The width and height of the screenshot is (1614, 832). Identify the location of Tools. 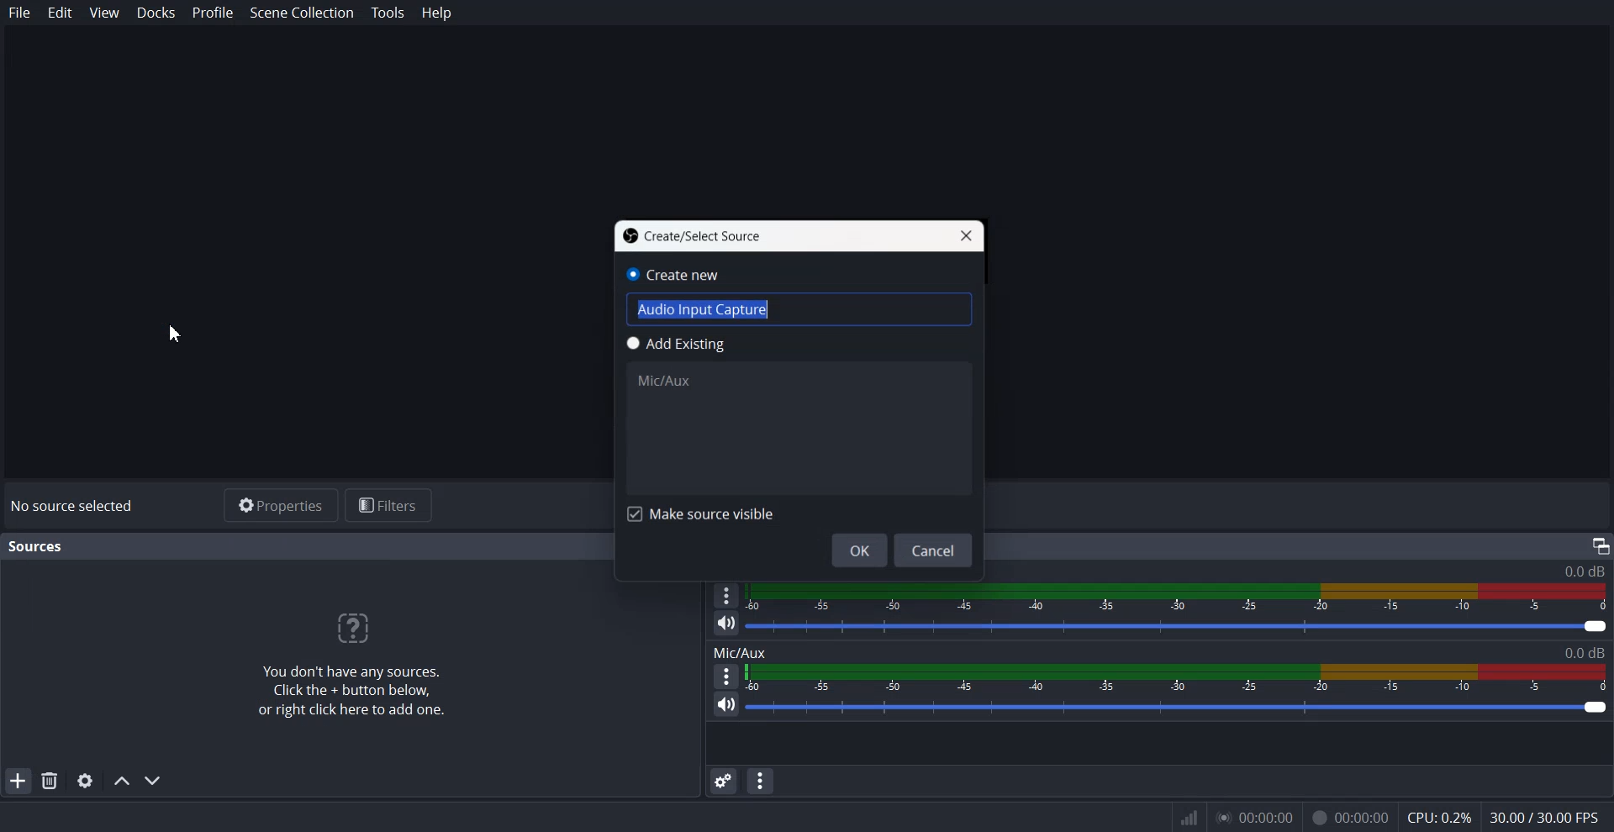
(389, 13).